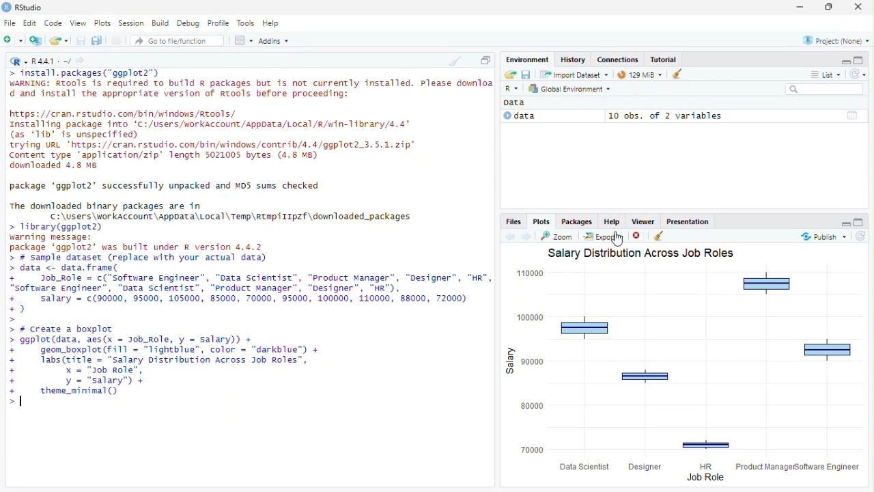 The height and width of the screenshot is (492, 874). I want to click on Maximize, so click(485, 59).